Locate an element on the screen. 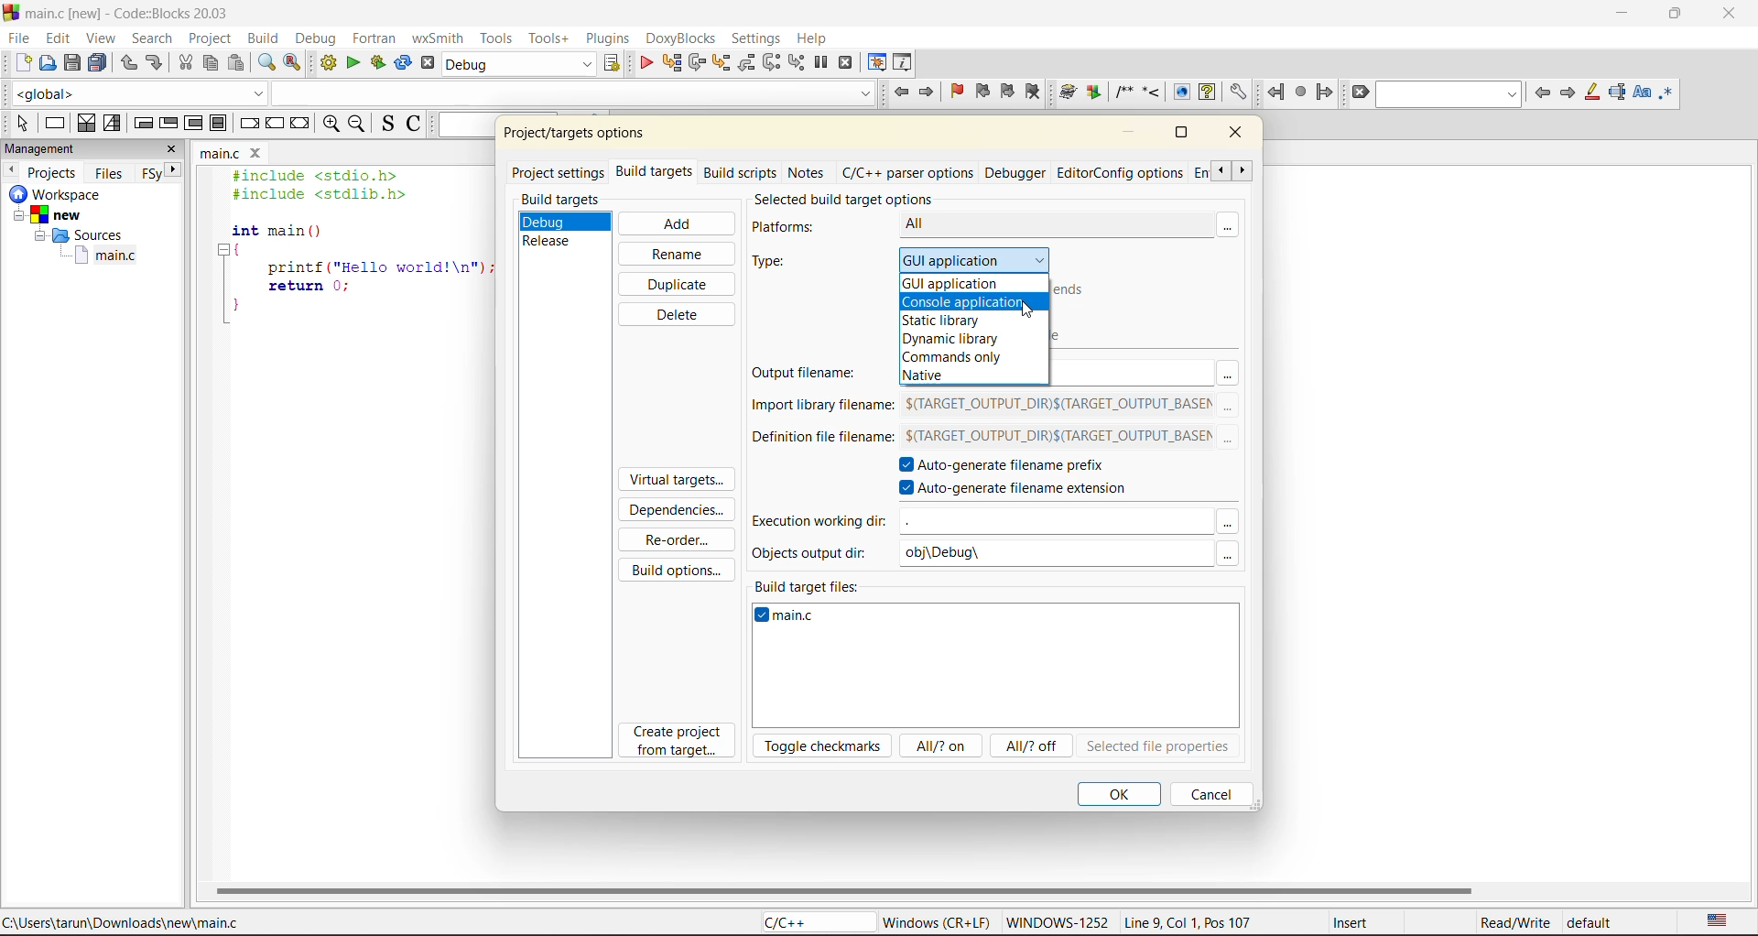  objects output dir is located at coordinates (816, 552).